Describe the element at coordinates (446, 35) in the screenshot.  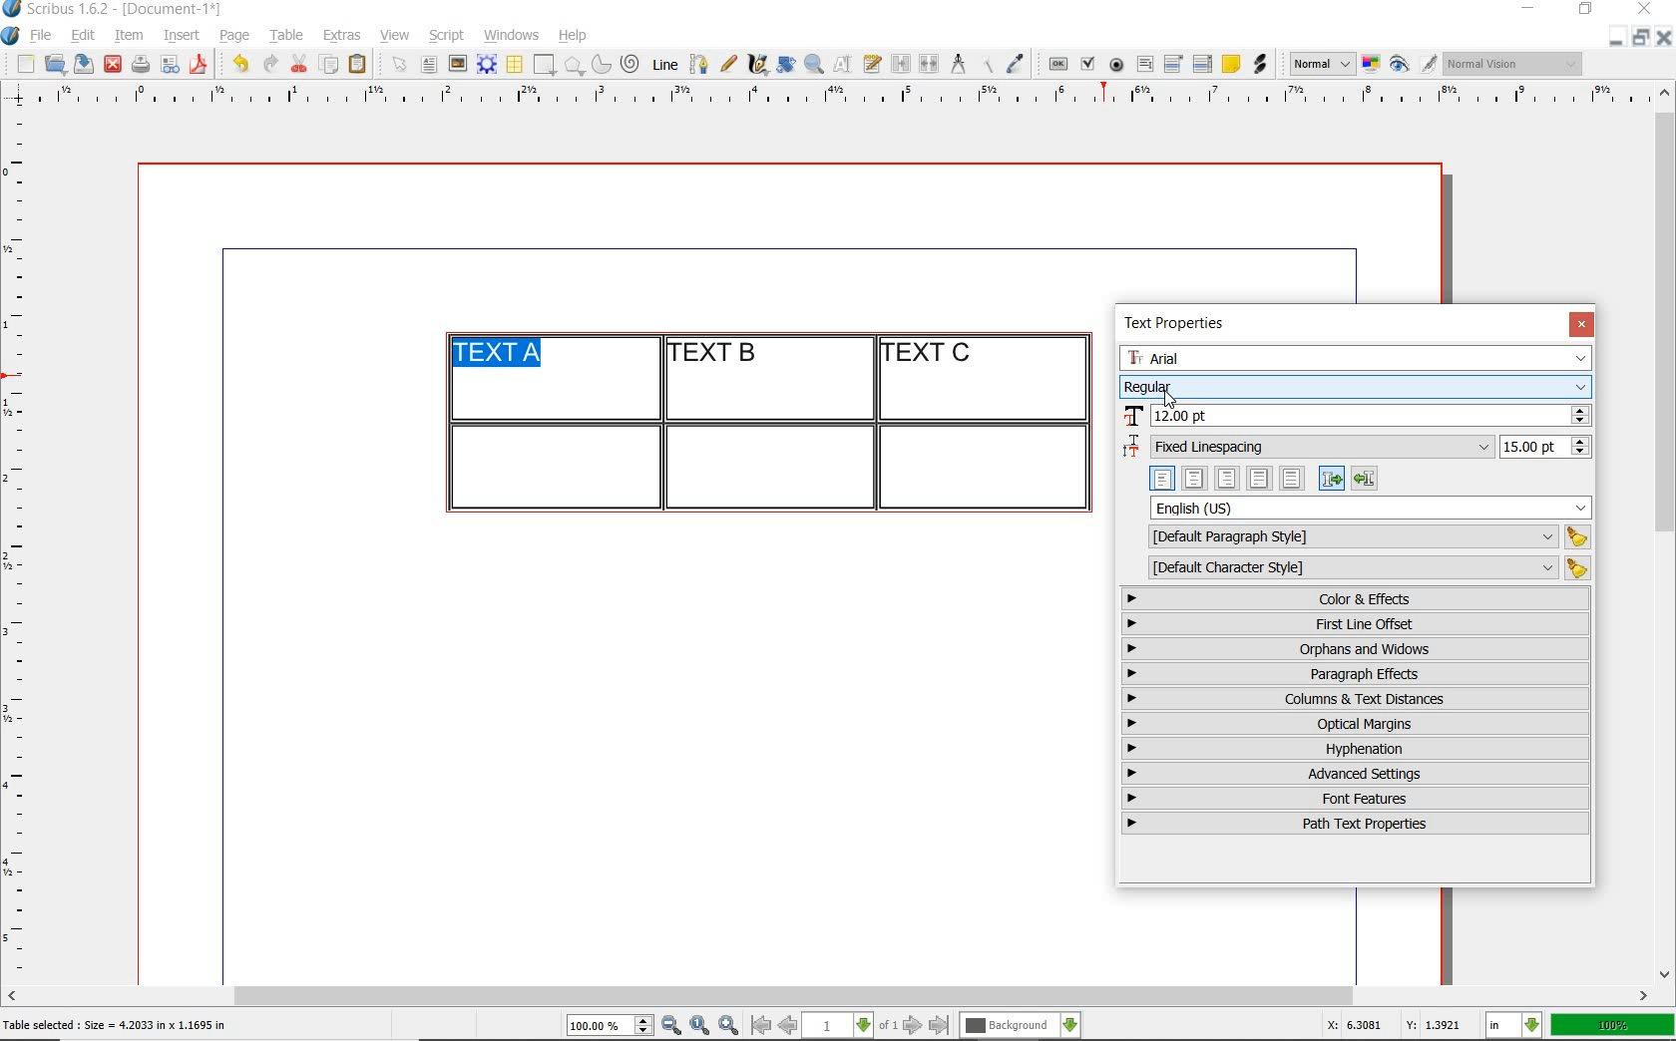
I see `script` at that location.